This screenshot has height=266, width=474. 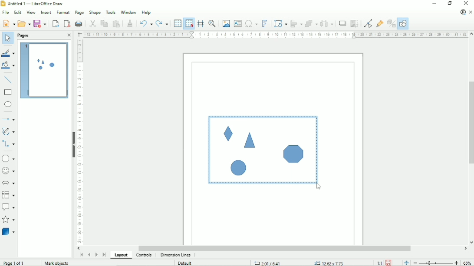 What do you see at coordinates (468, 263) in the screenshot?
I see `Zoom factor` at bounding box center [468, 263].